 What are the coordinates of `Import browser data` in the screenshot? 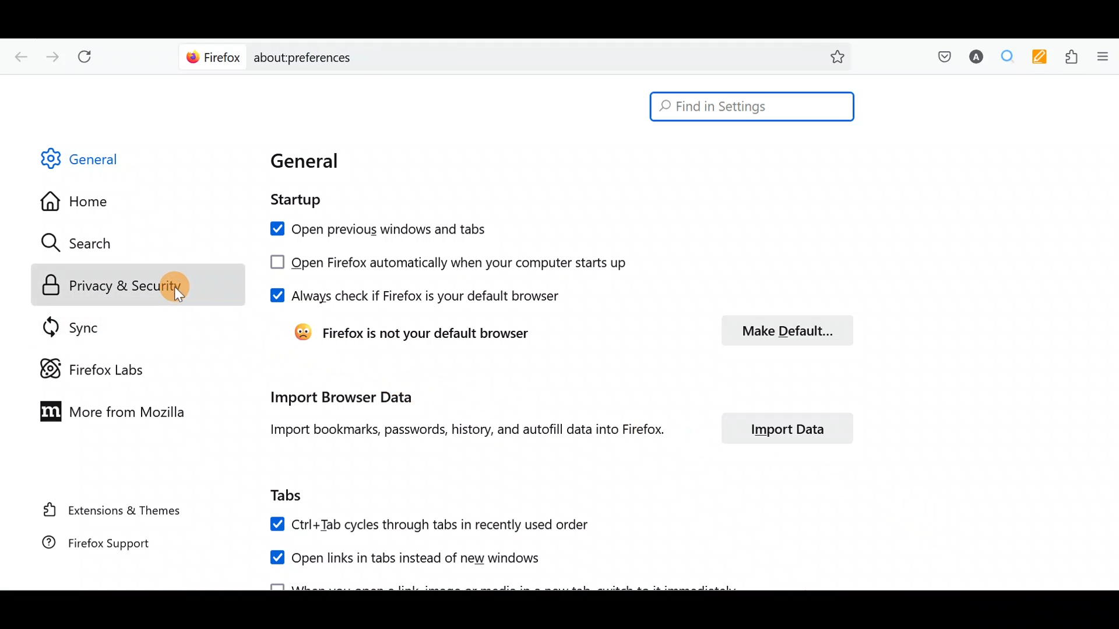 It's located at (348, 396).